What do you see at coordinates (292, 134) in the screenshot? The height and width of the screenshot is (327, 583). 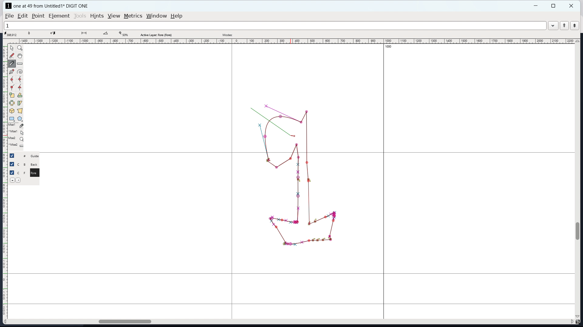 I see `cursor` at bounding box center [292, 134].